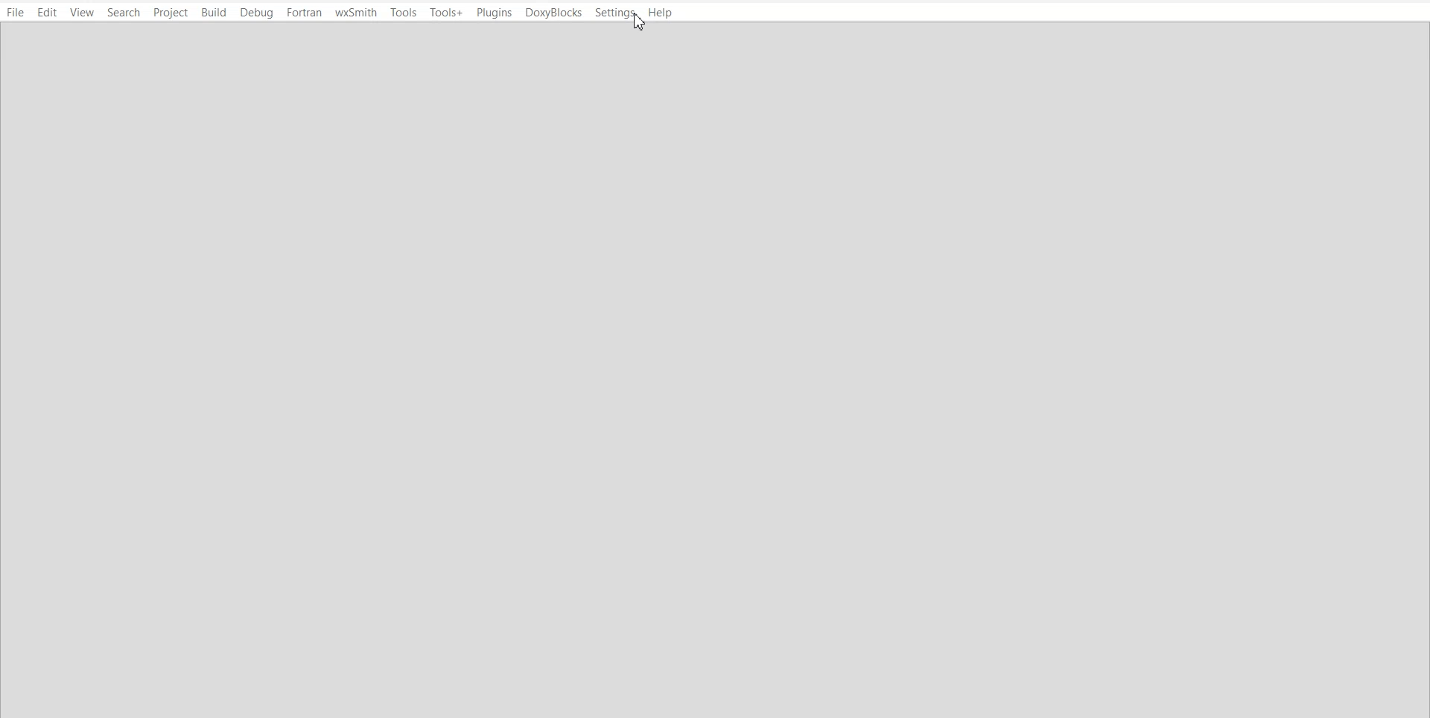 The image size is (1430, 718). Describe the element at coordinates (448, 11) in the screenshot. I see `Tools+` at that location.